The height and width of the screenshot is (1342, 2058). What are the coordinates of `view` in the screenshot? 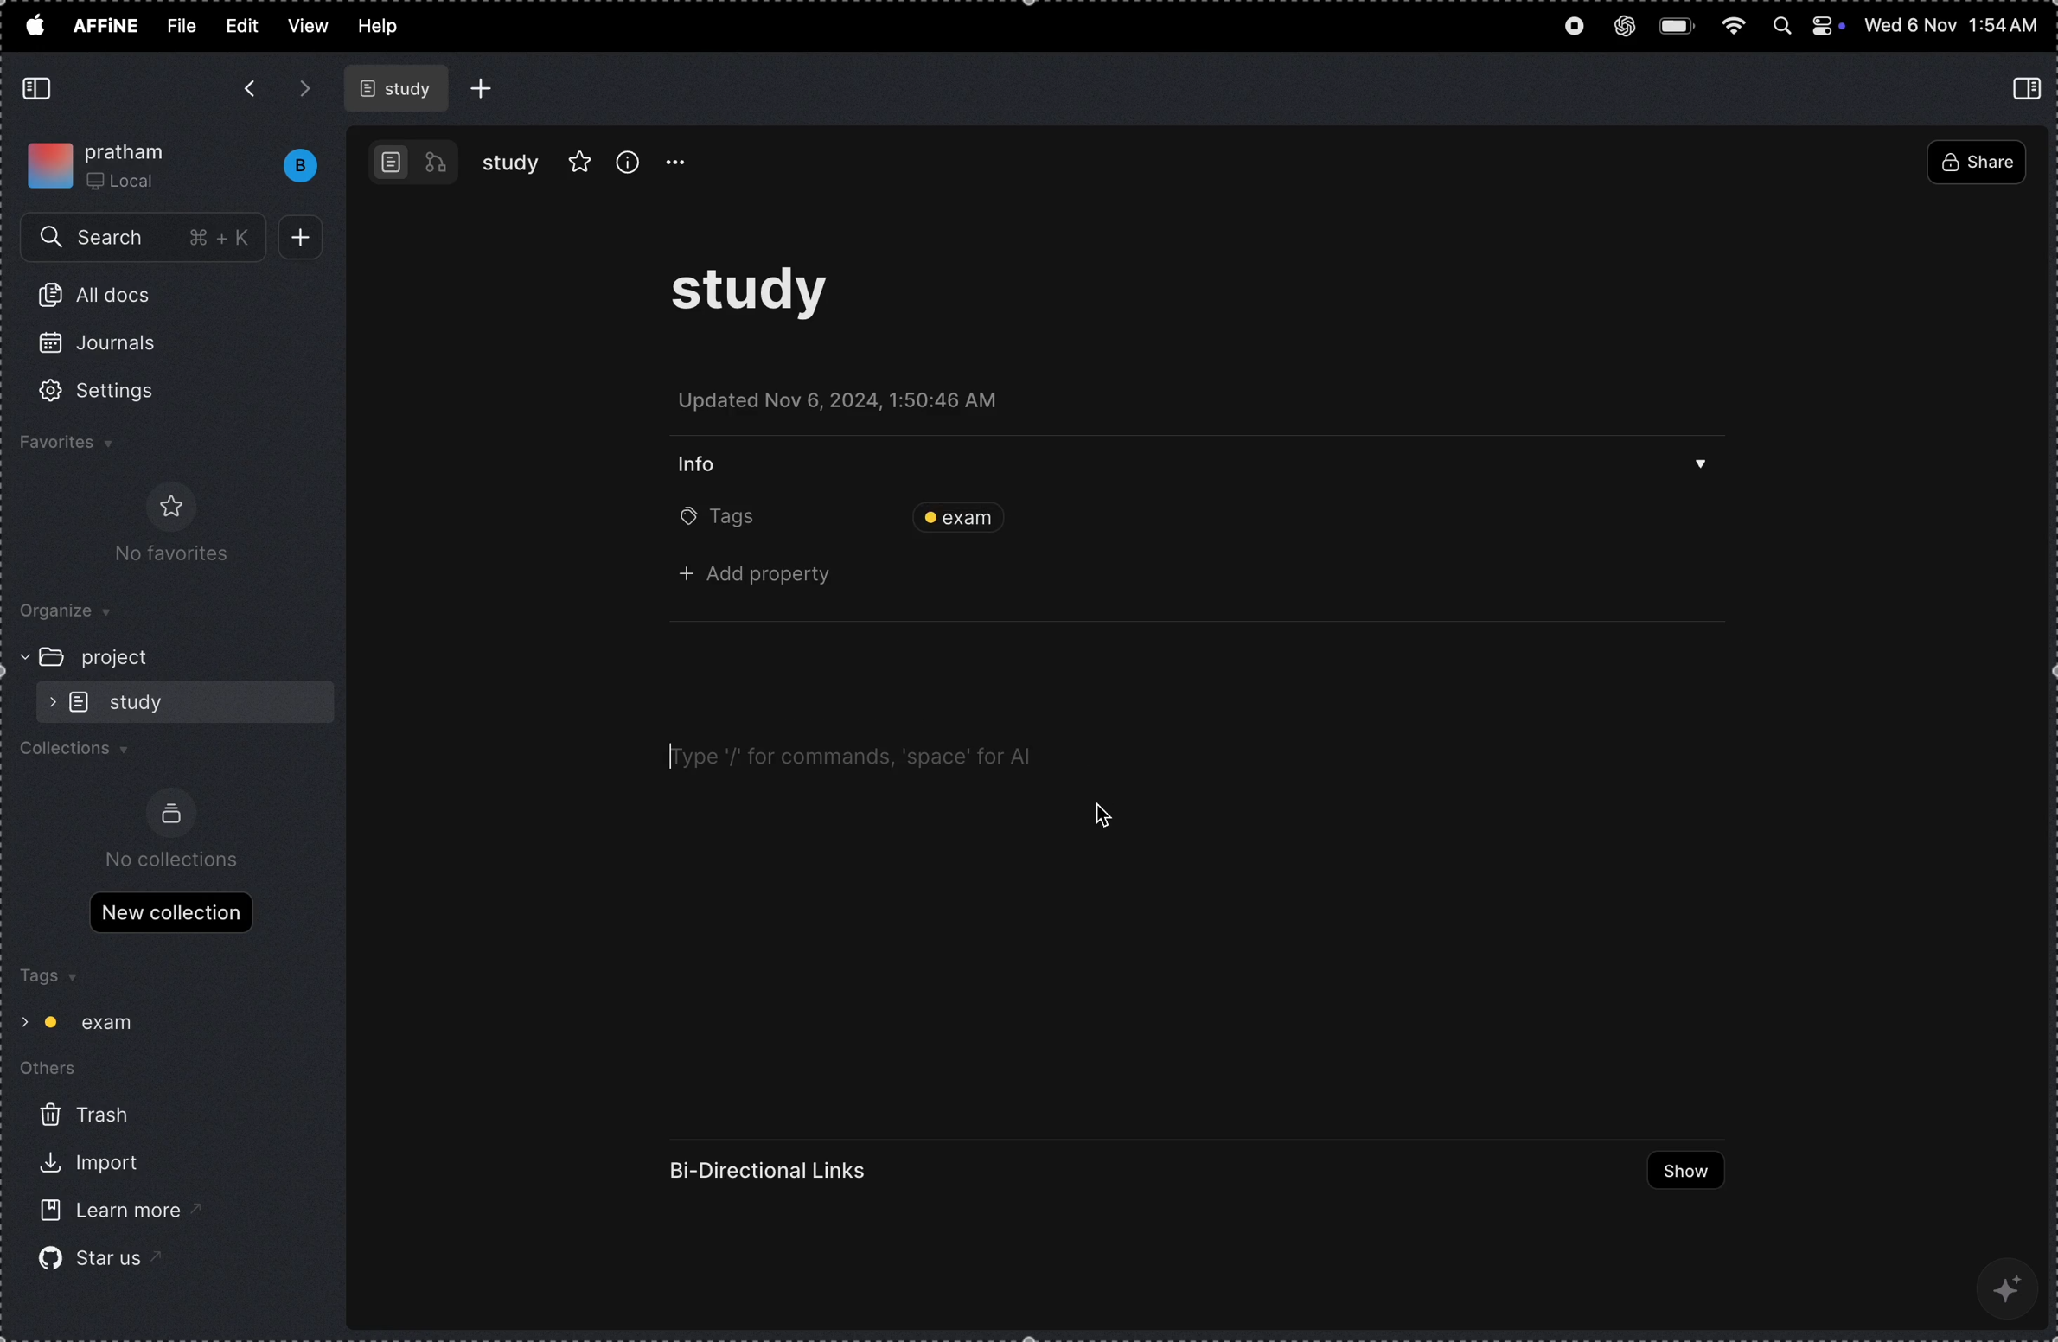 It's located at (308, 25).